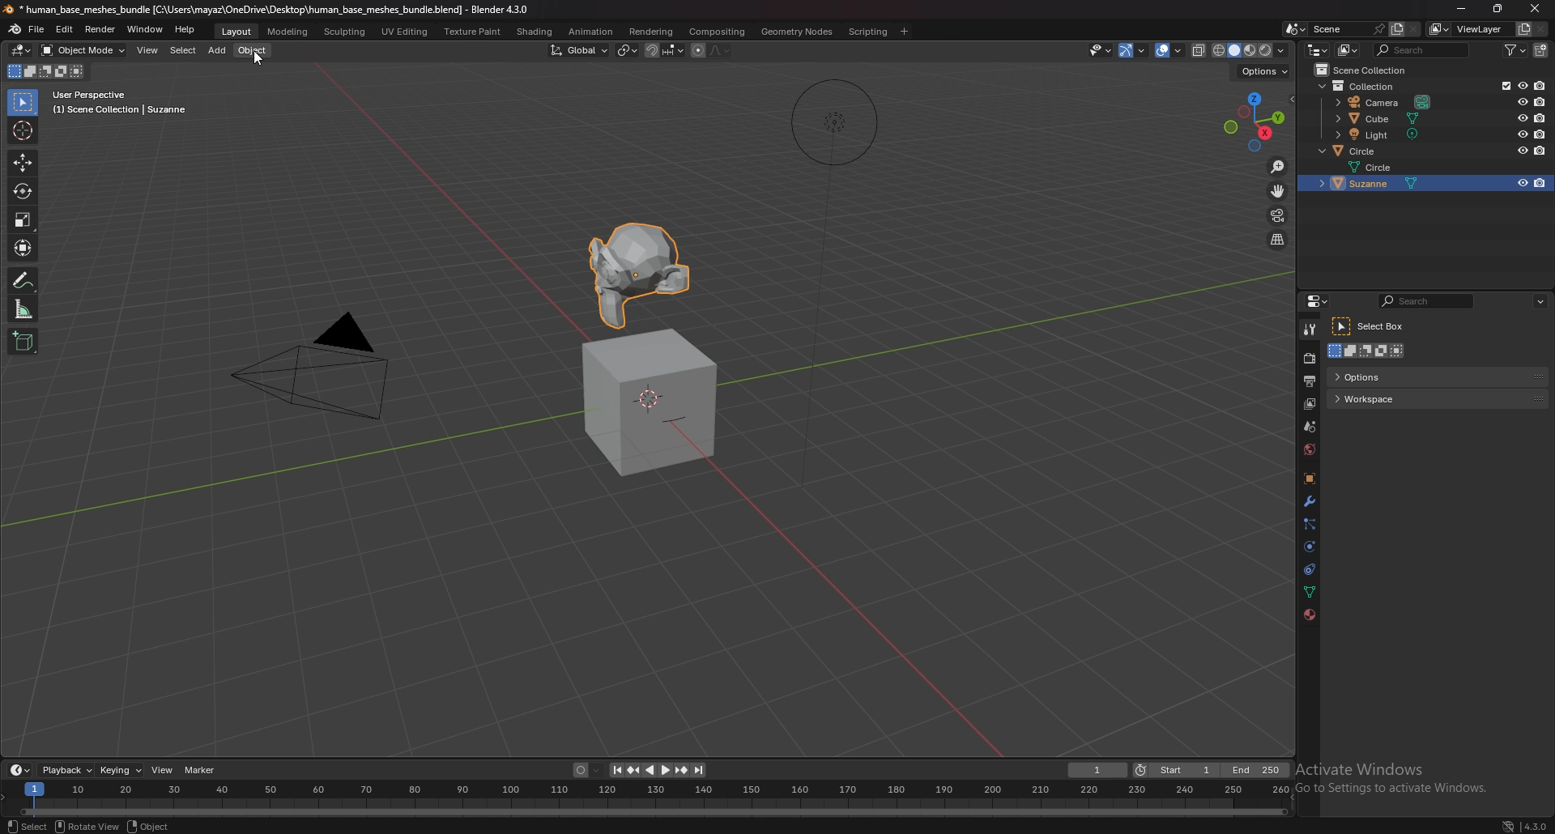  I want to click on overlays, so click(1170, 50).